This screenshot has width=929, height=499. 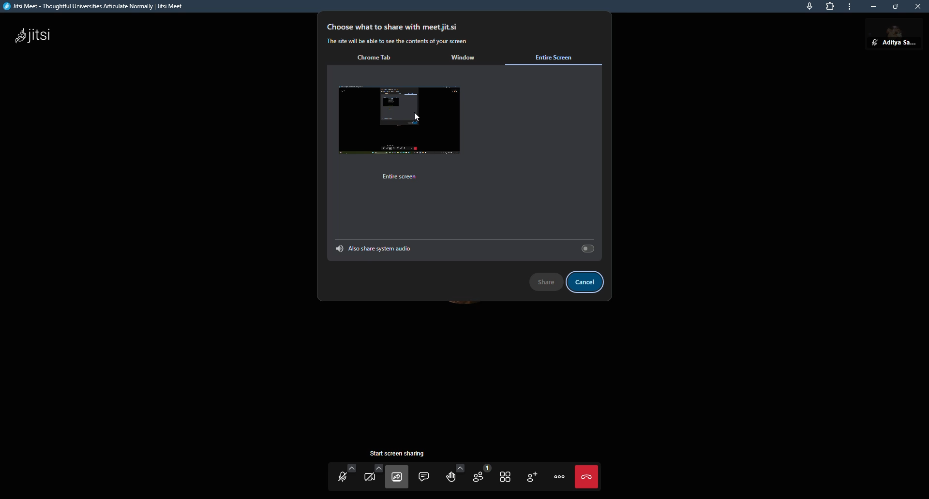 What do you see at coordinates (849, 7) in the screenshot?
I see `more` at bounding box center [849, 7].